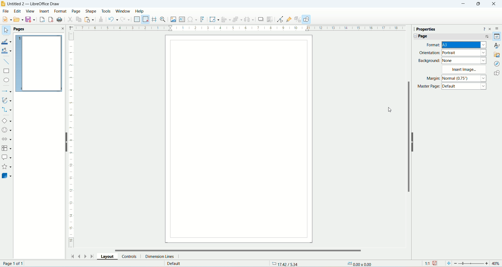 The width and height of the screenshot is (502, 267). I want to click on insert image, so click(465, 69).